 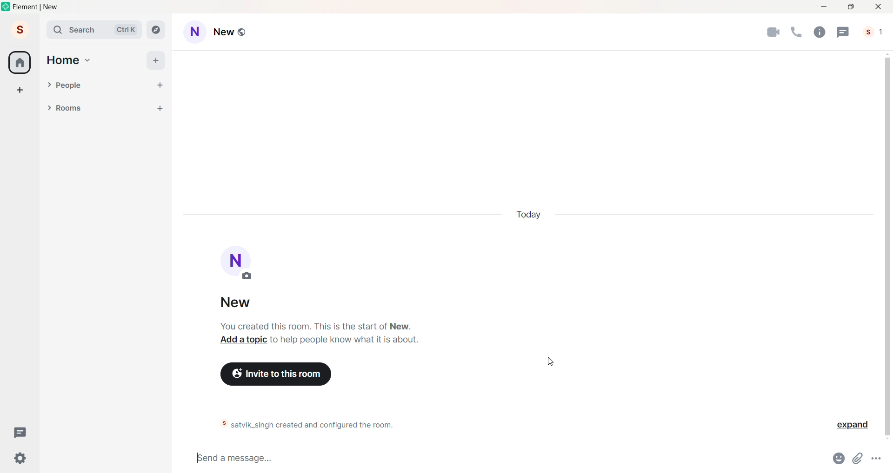 What do you see at coordinates (840, 457) in the screenshot?
I see `Emojis` at bounding box center [840, 457].